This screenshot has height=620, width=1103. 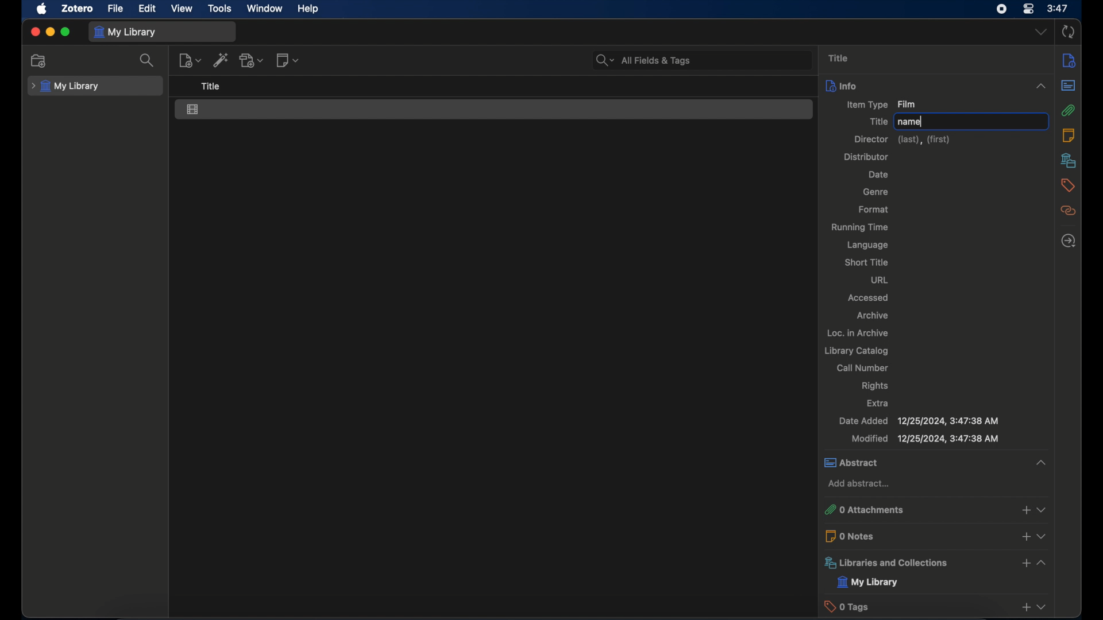 I want to click on extra, so click(x=878, y=404).